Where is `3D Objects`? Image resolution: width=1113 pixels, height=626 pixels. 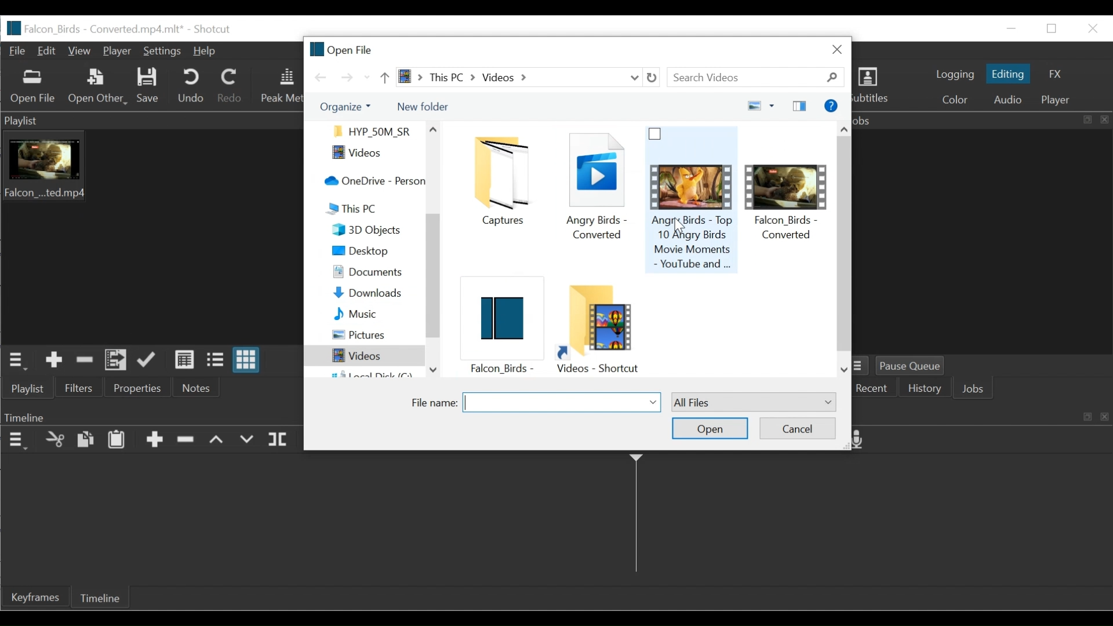 3D Objects is located at coordinates (369, 230).